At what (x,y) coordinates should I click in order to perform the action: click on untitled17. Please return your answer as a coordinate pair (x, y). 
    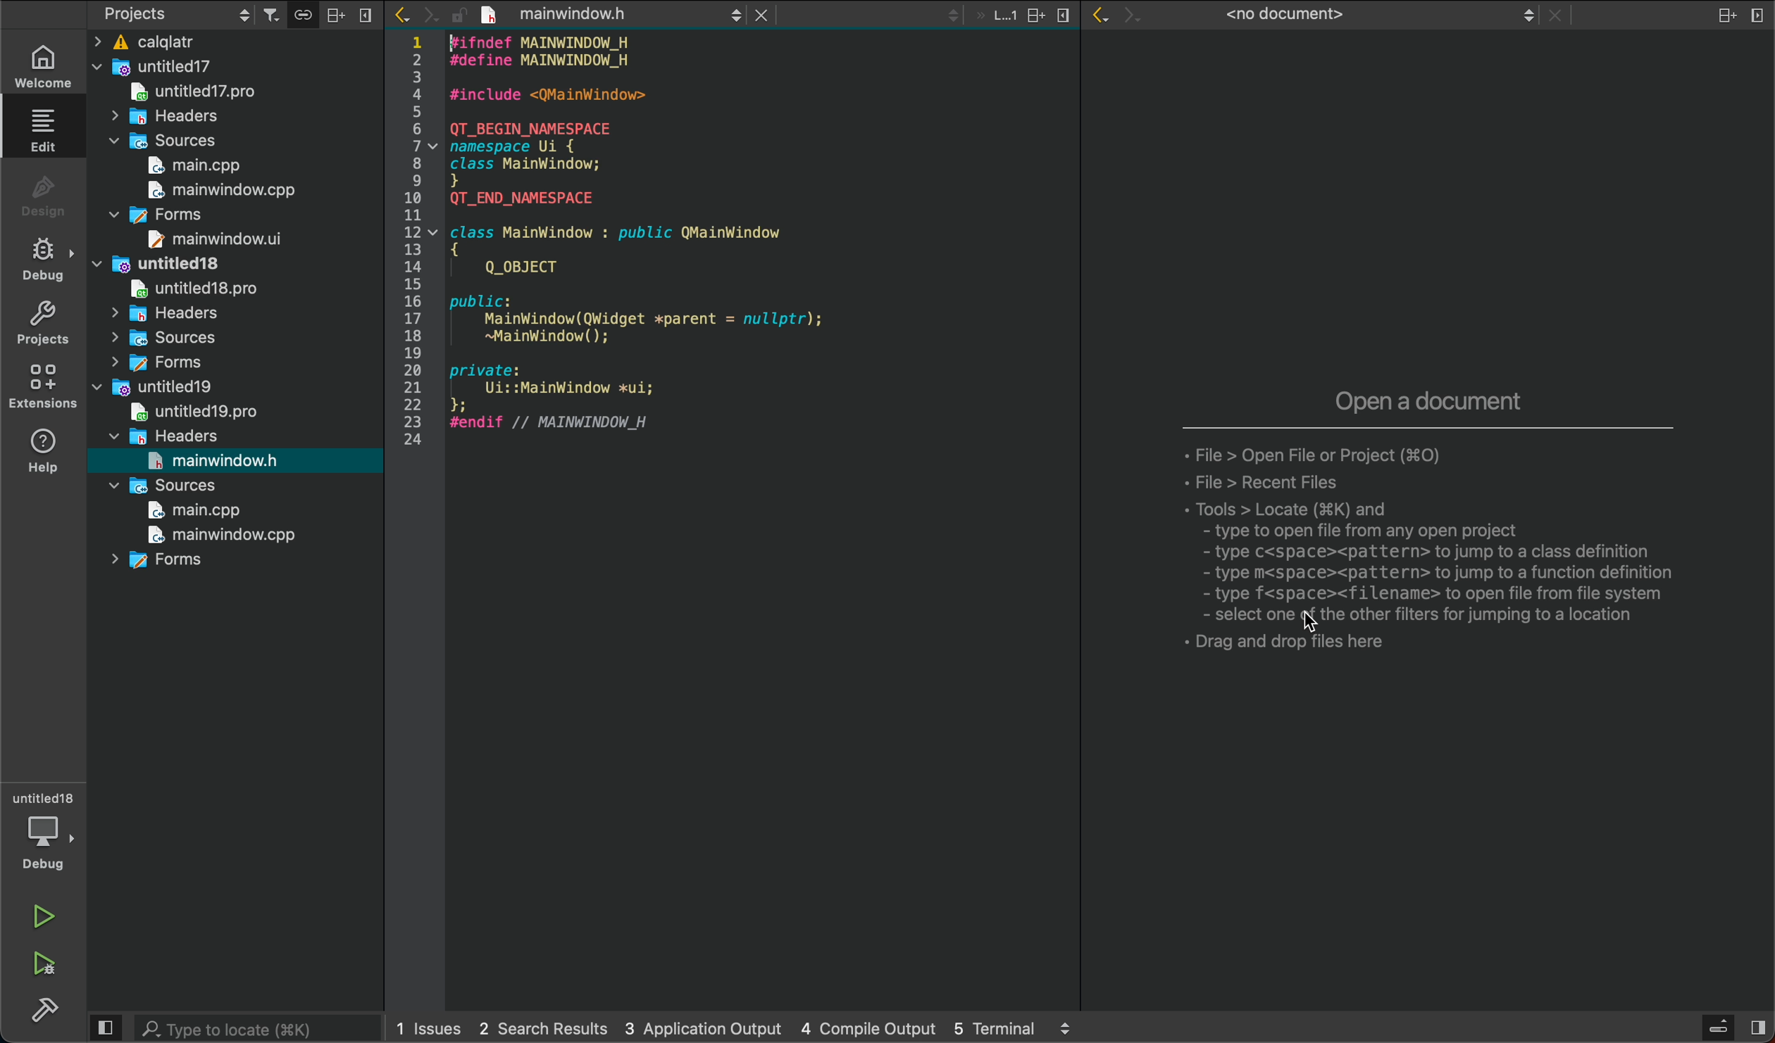
    Looking at the image, I should click on (160, 67).